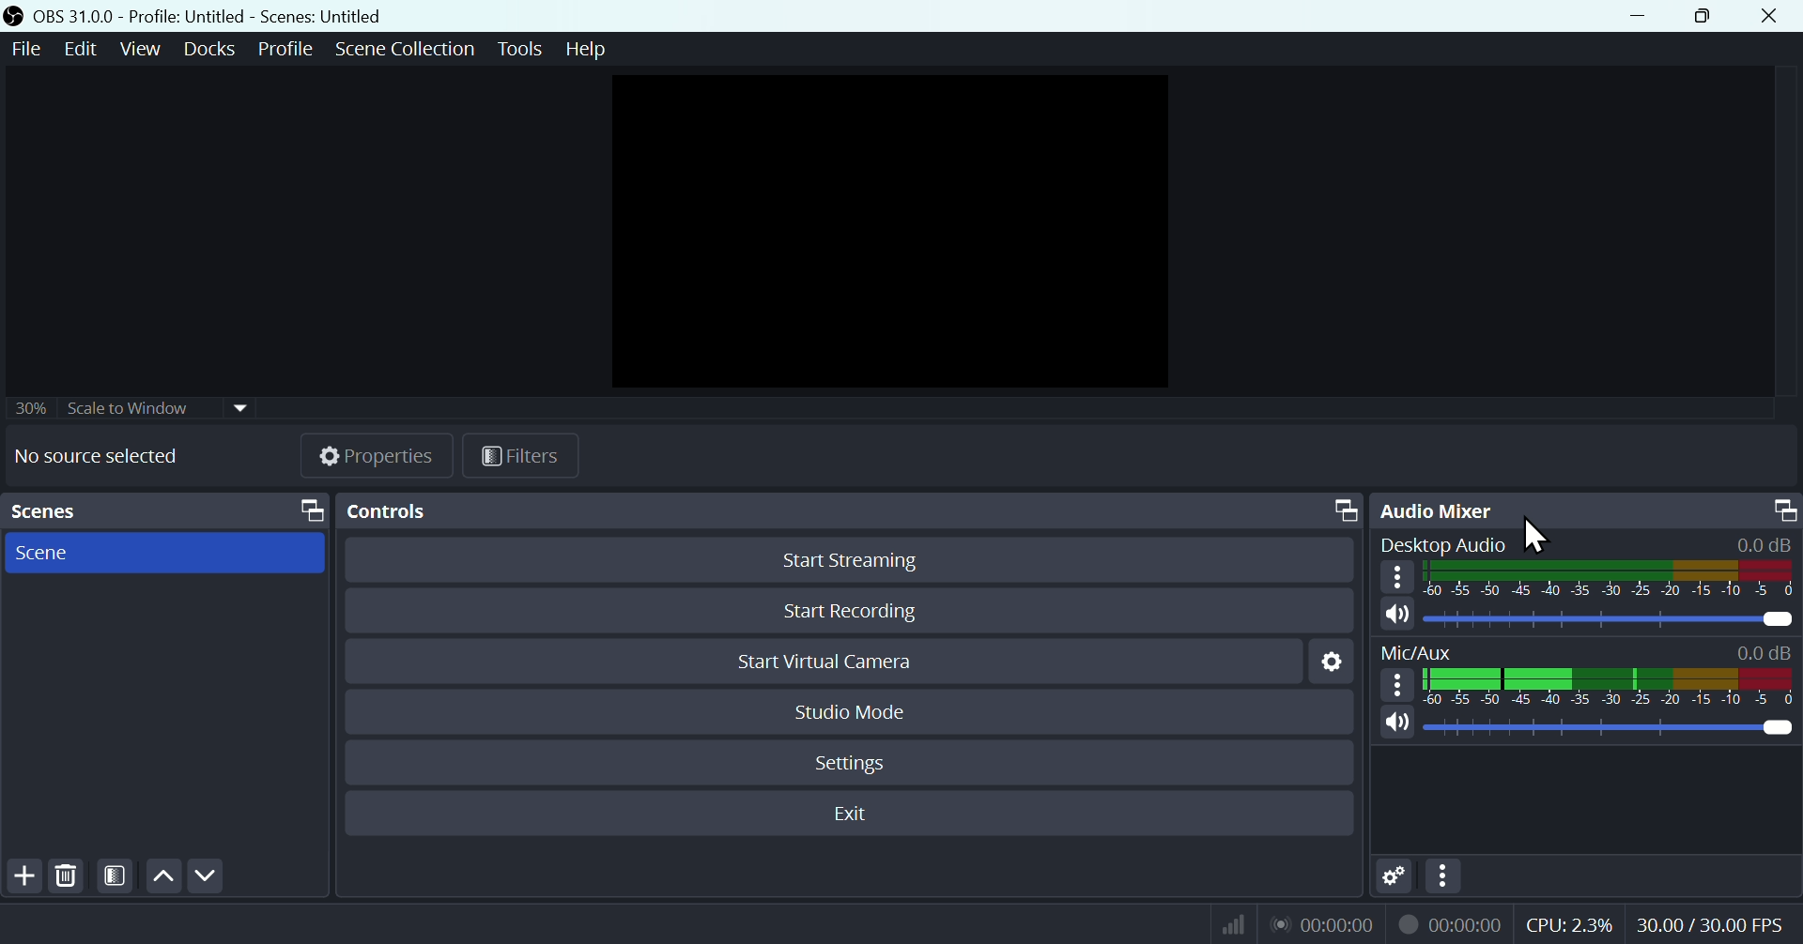 This screenshot has width=1803, height=944. What do you see at coordinates (280, 45) in the screenshot?
I see `Profile` at bounding box center [280, 45].